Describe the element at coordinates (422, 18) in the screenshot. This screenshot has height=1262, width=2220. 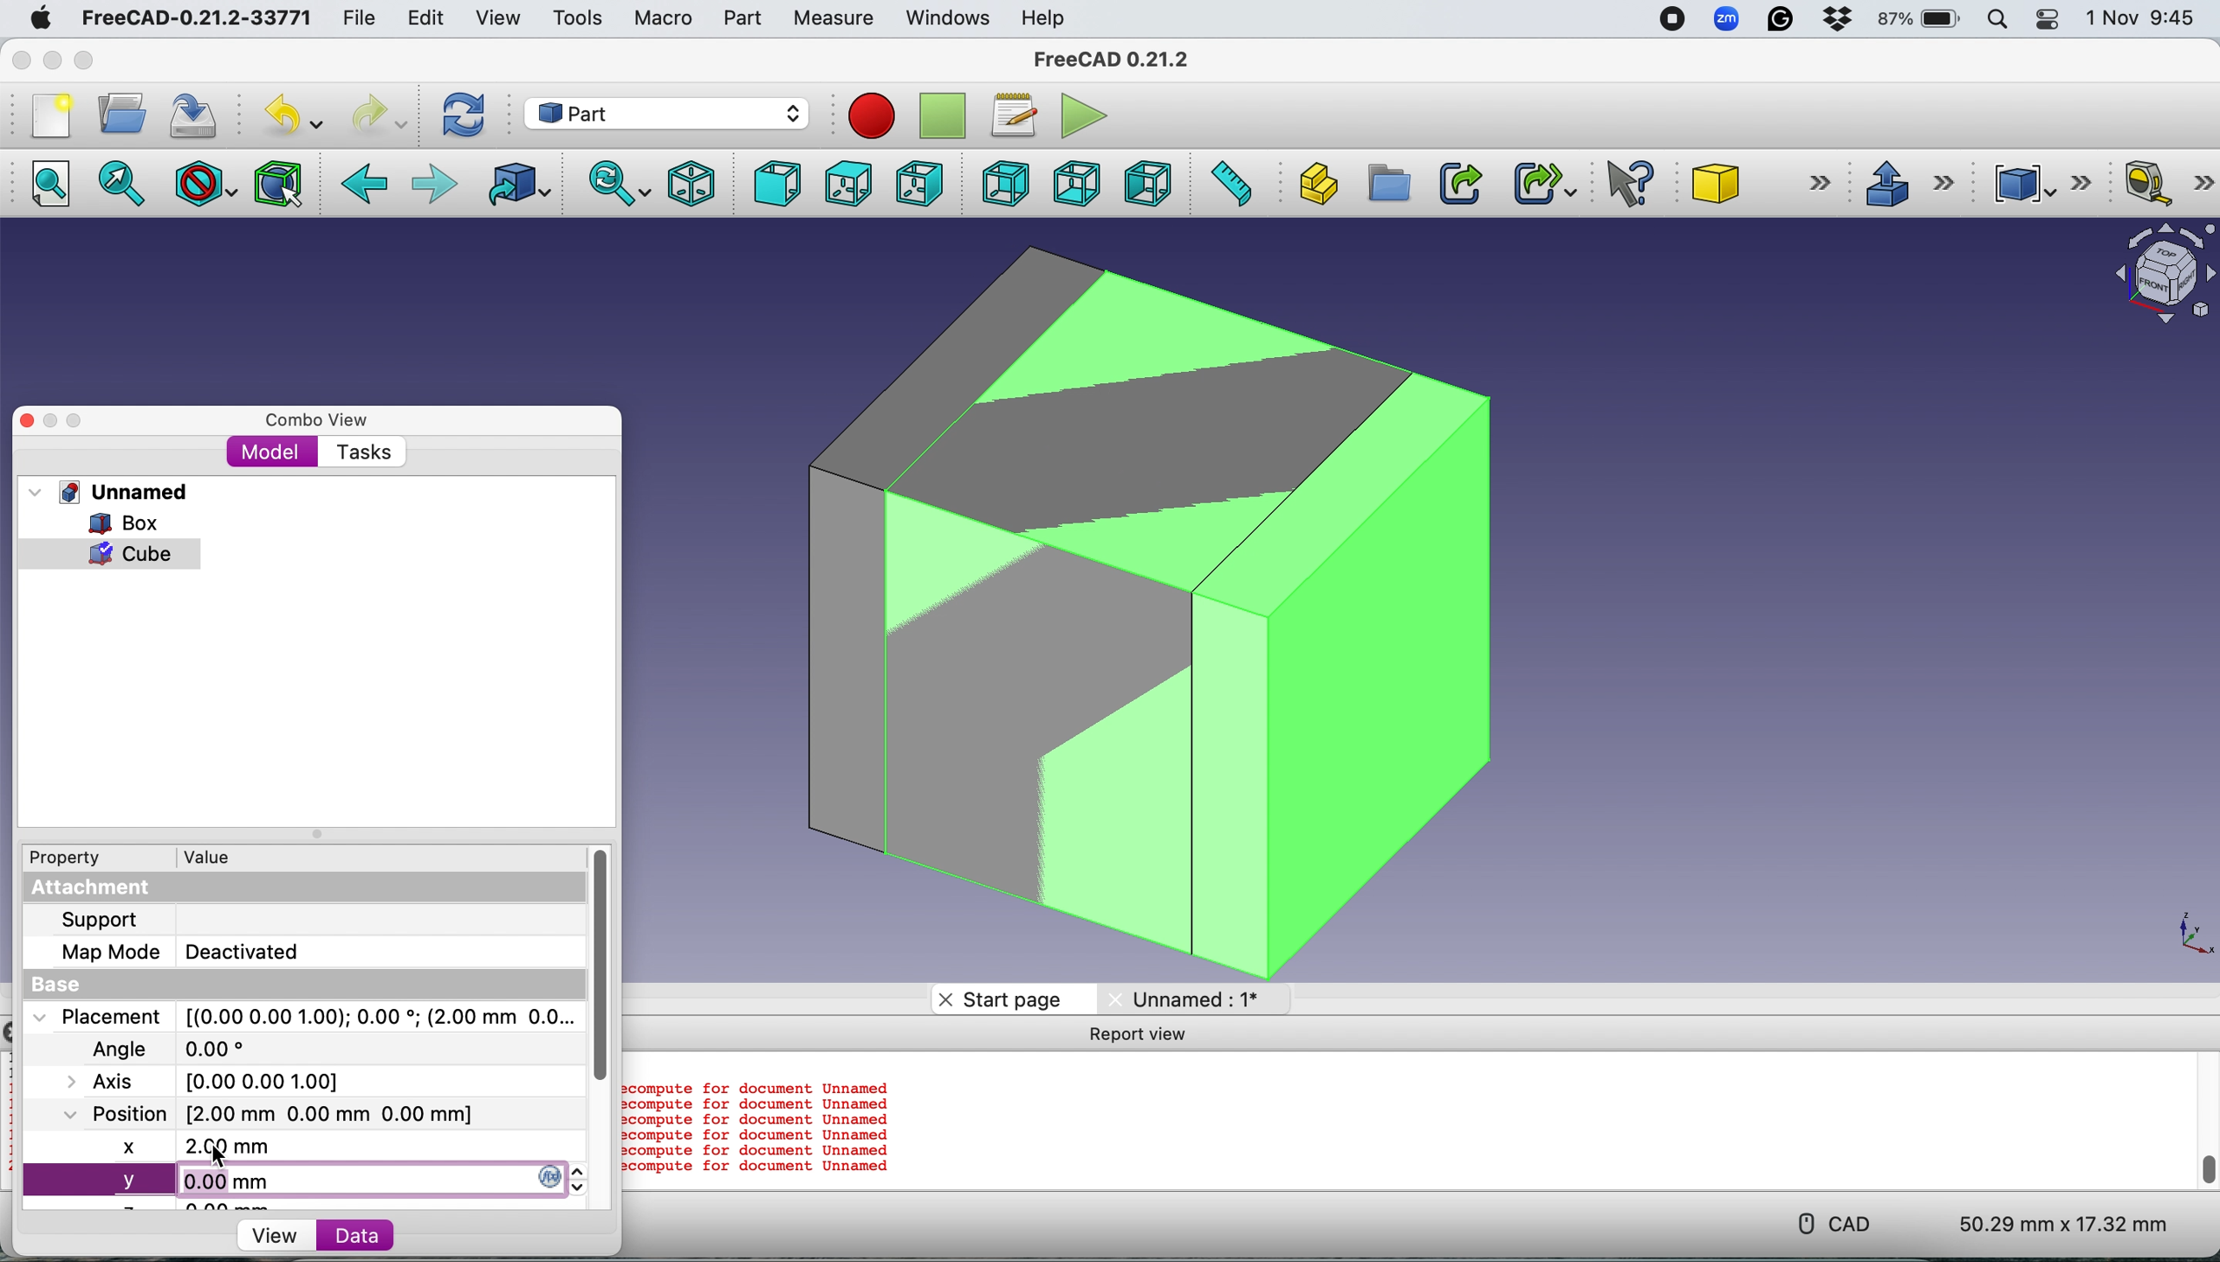
I see `Edit` at that location.